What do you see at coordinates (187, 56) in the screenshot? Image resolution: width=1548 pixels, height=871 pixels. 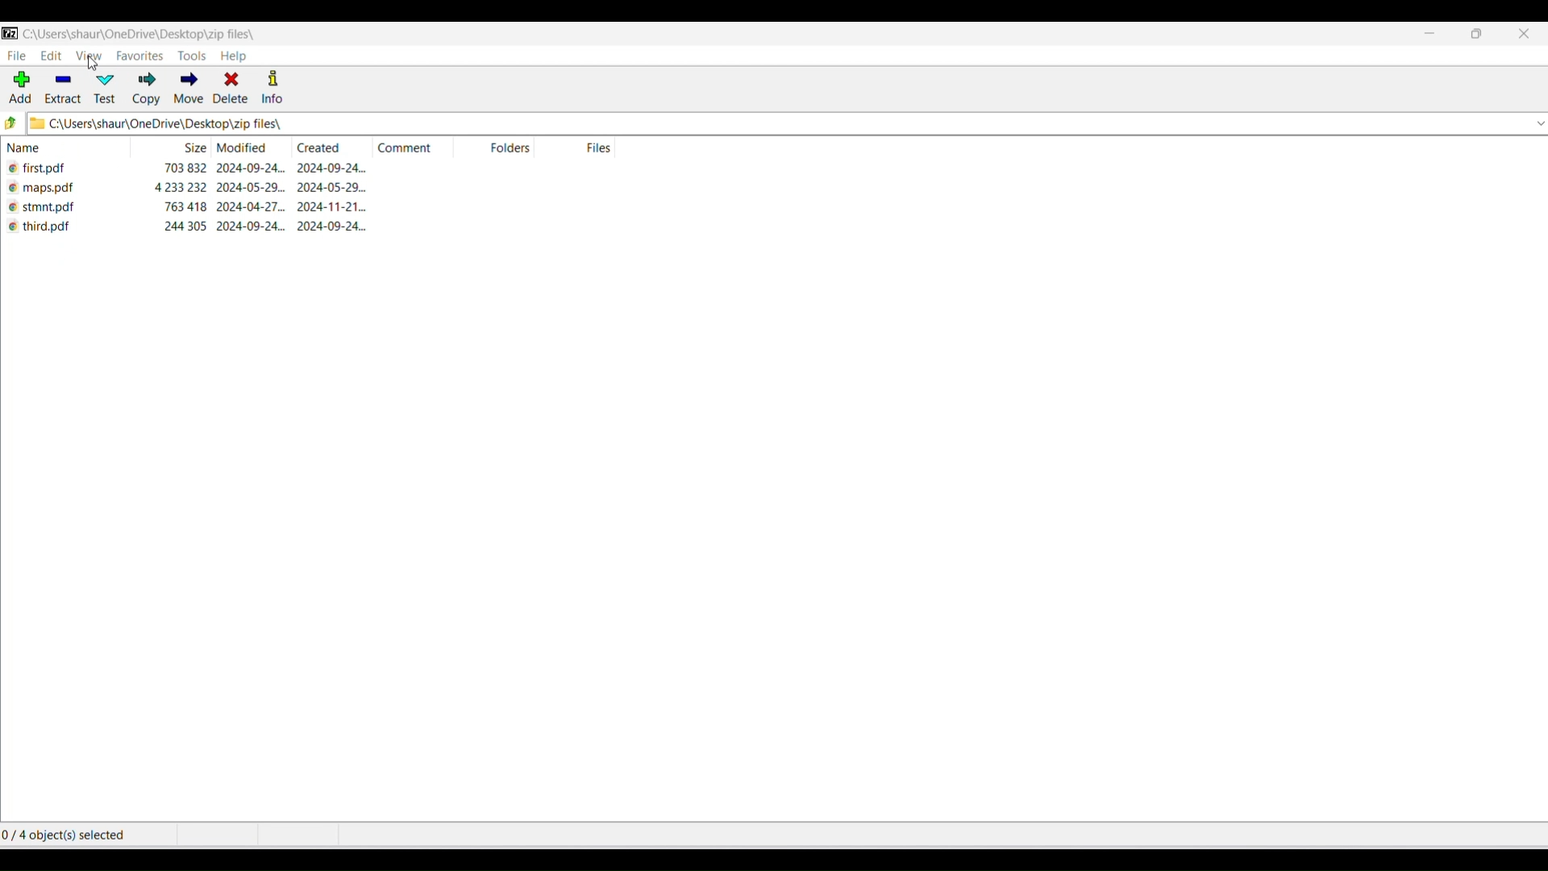 I see `tools` at bounding box center [187, 56].